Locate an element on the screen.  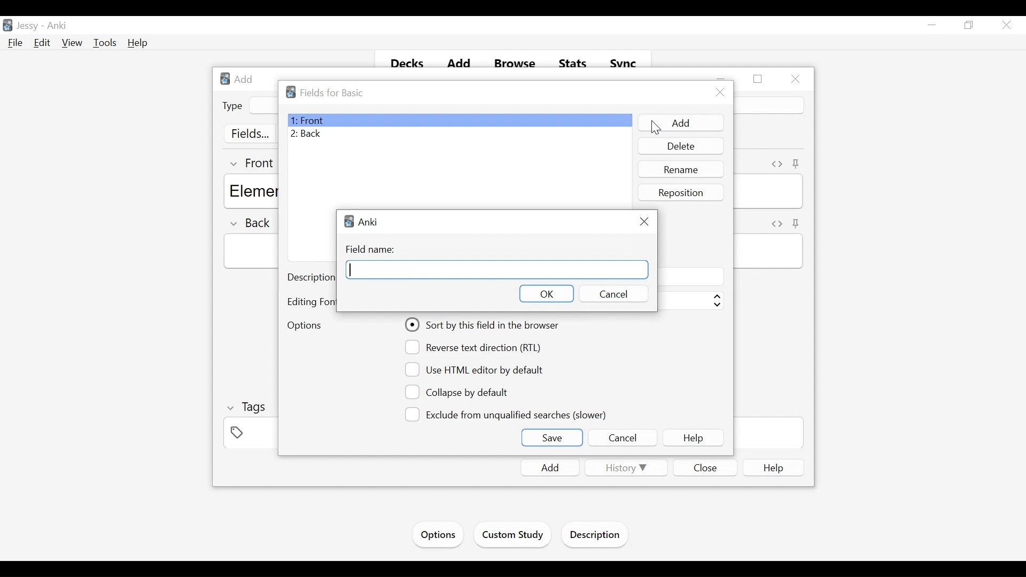
(un)select Use HTML editor by default is located at coordinates (475, 370).